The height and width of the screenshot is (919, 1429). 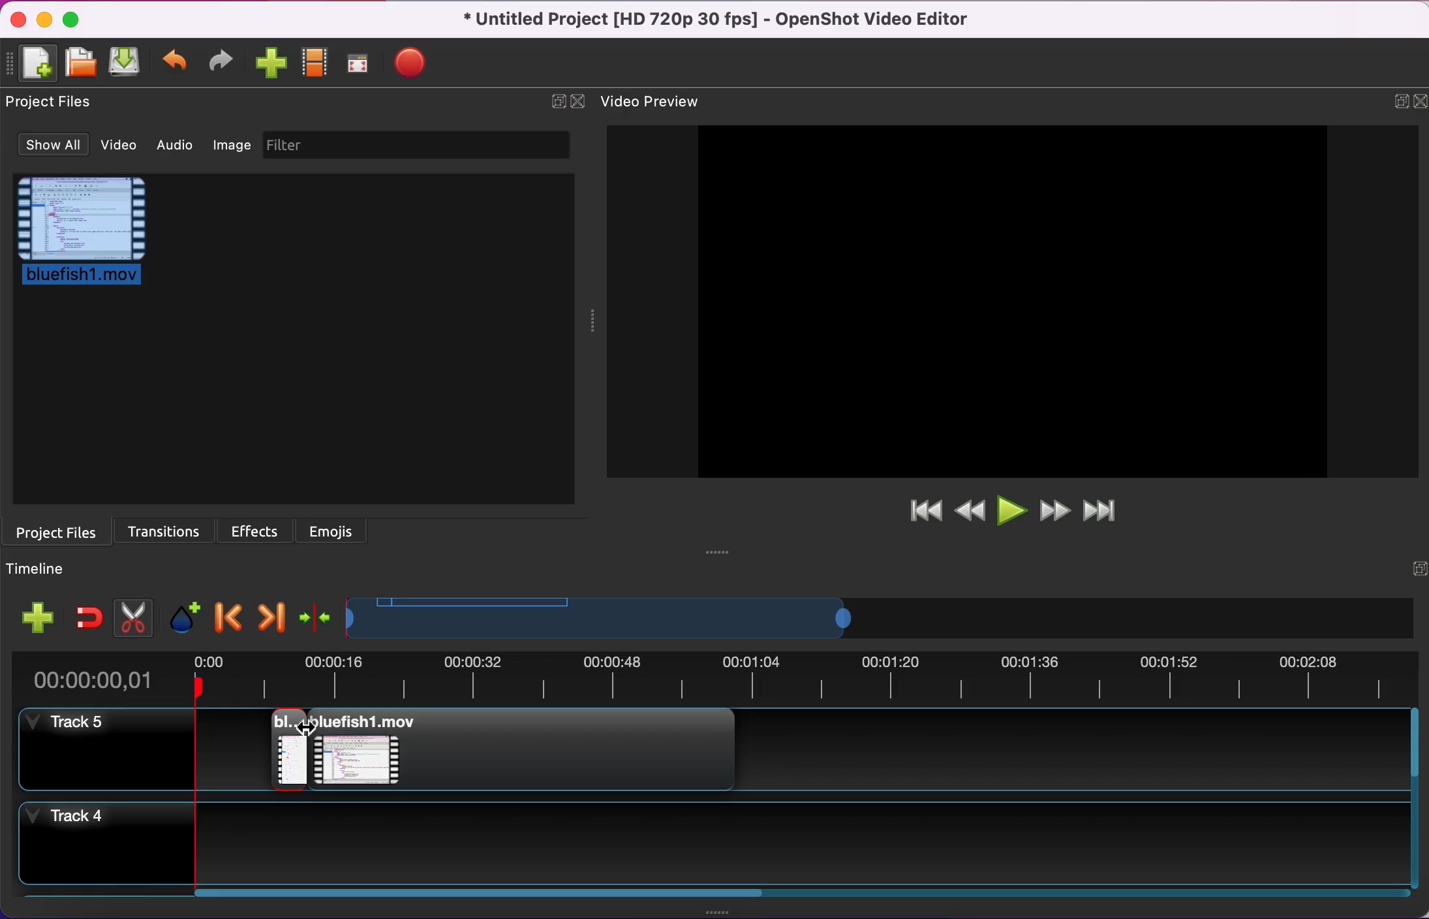 What do you see at coordinates (17, 19) in the screenshot?
I see `close` at bounding box center [17, 19].